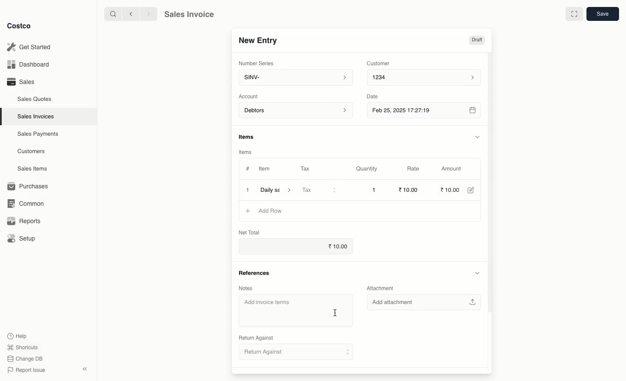 The image size is (626, 381). Describe the element at coordinates (284, 311) in the screenshot. I see `Add invoice terms` at that location.